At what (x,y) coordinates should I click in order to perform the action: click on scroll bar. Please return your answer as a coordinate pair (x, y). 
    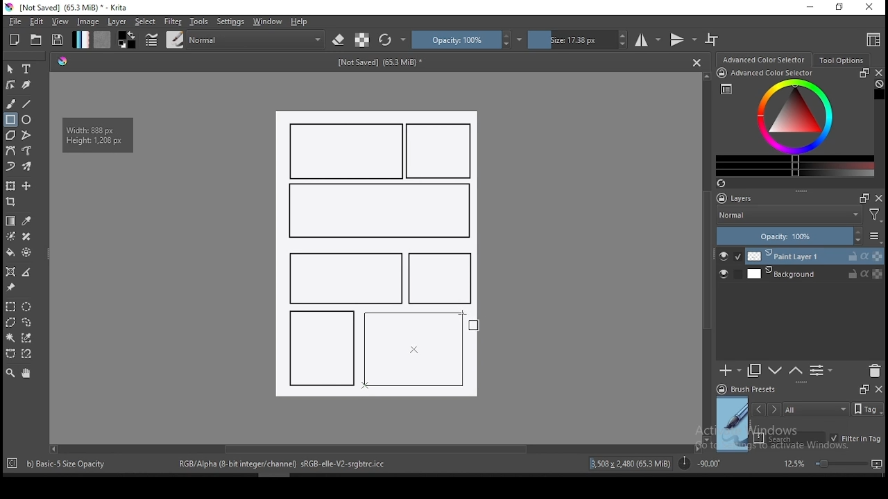
    Looking at the image, I should click on (708, 256).